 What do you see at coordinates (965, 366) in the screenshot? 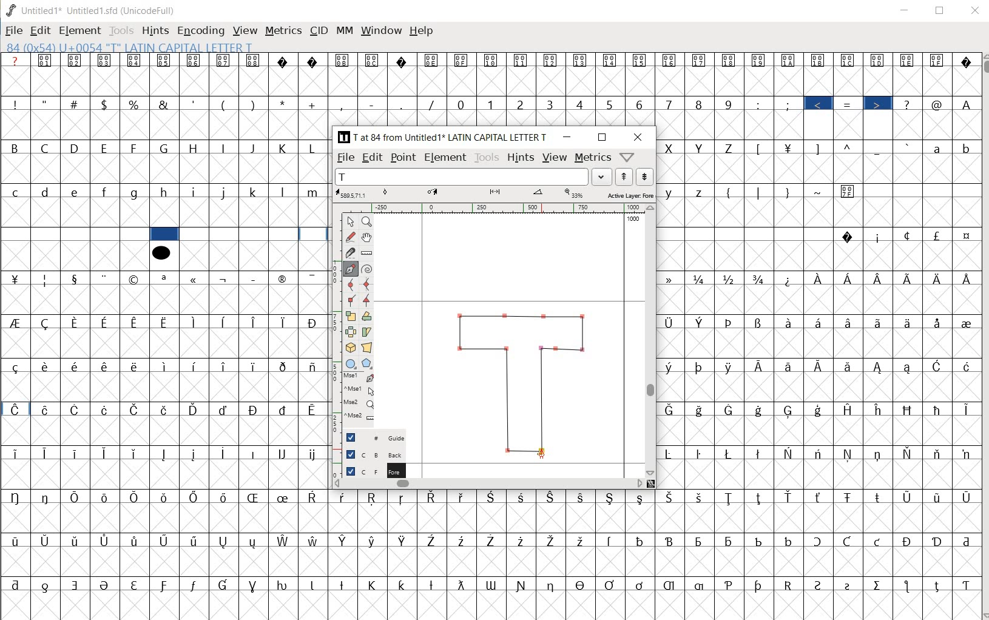
I see `Symbol` at bounding box center [965, 366].